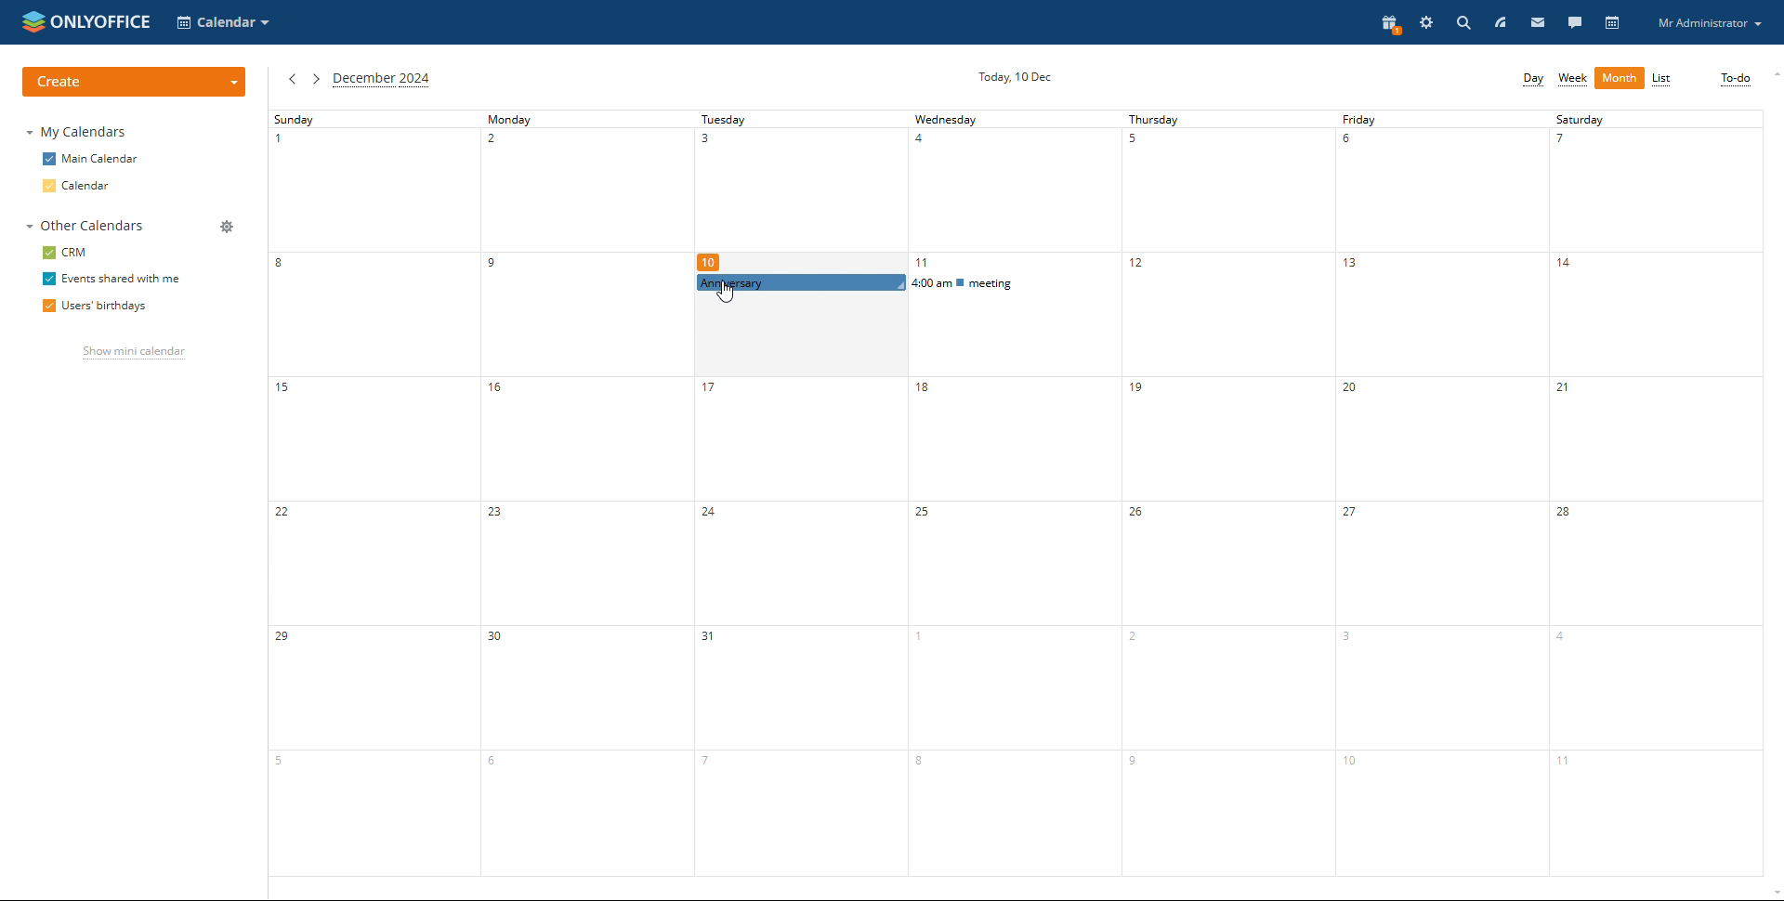 This screenshot has height=901, width=1784. I want to click on select application, so click(225, 21).